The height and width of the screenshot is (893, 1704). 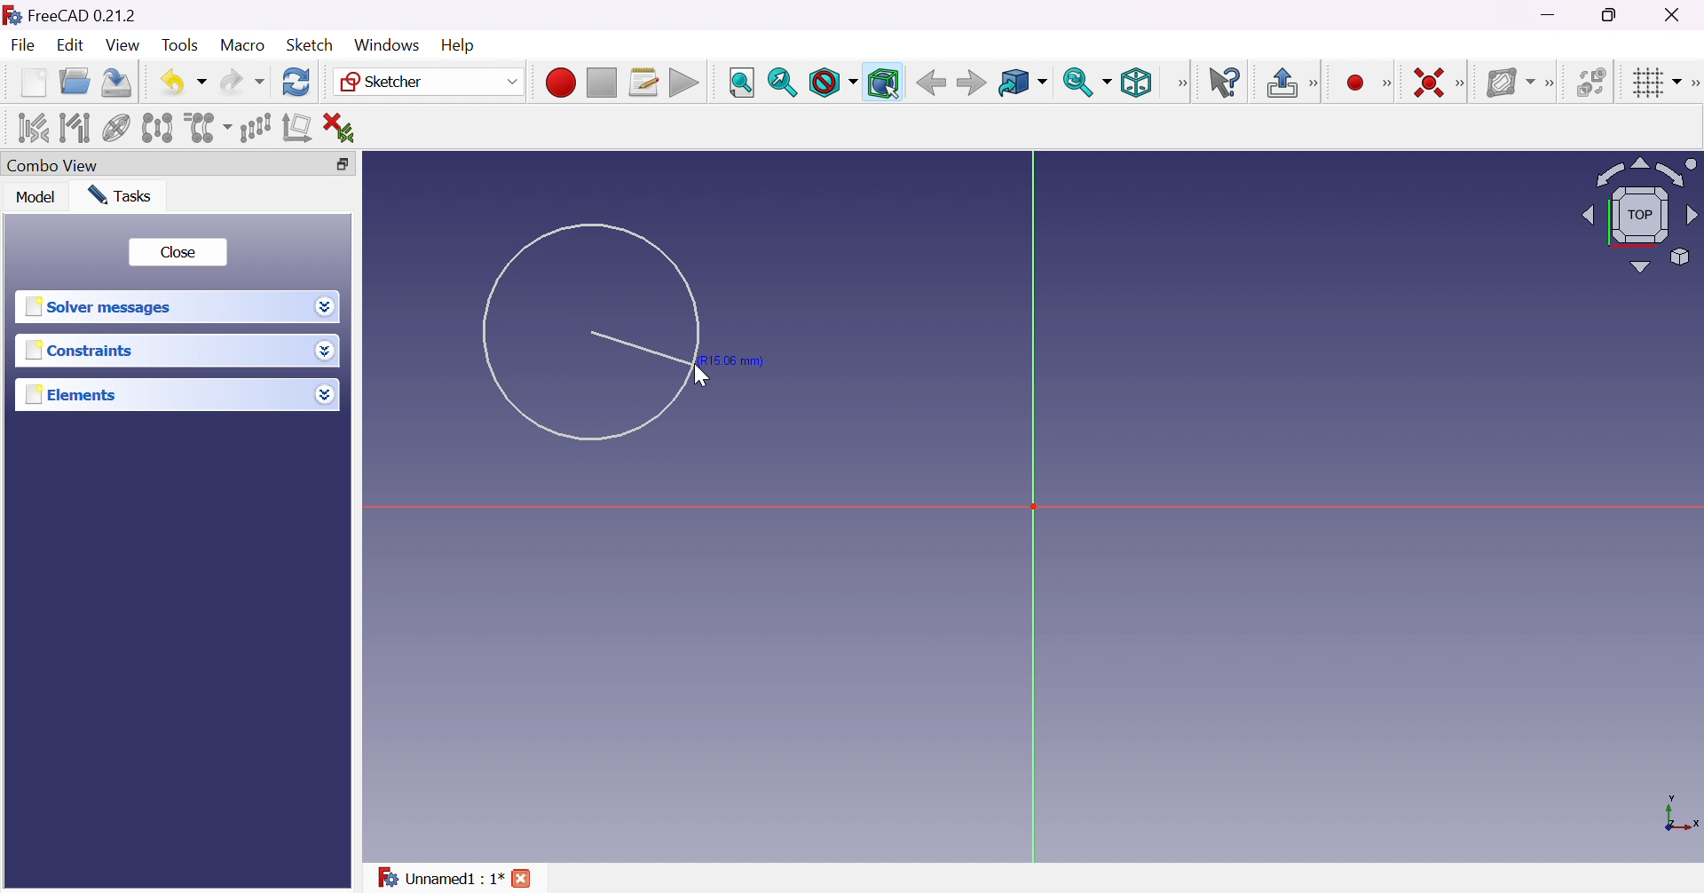 I want to click on Unnamed : 1*, so click(x=439, y=874).